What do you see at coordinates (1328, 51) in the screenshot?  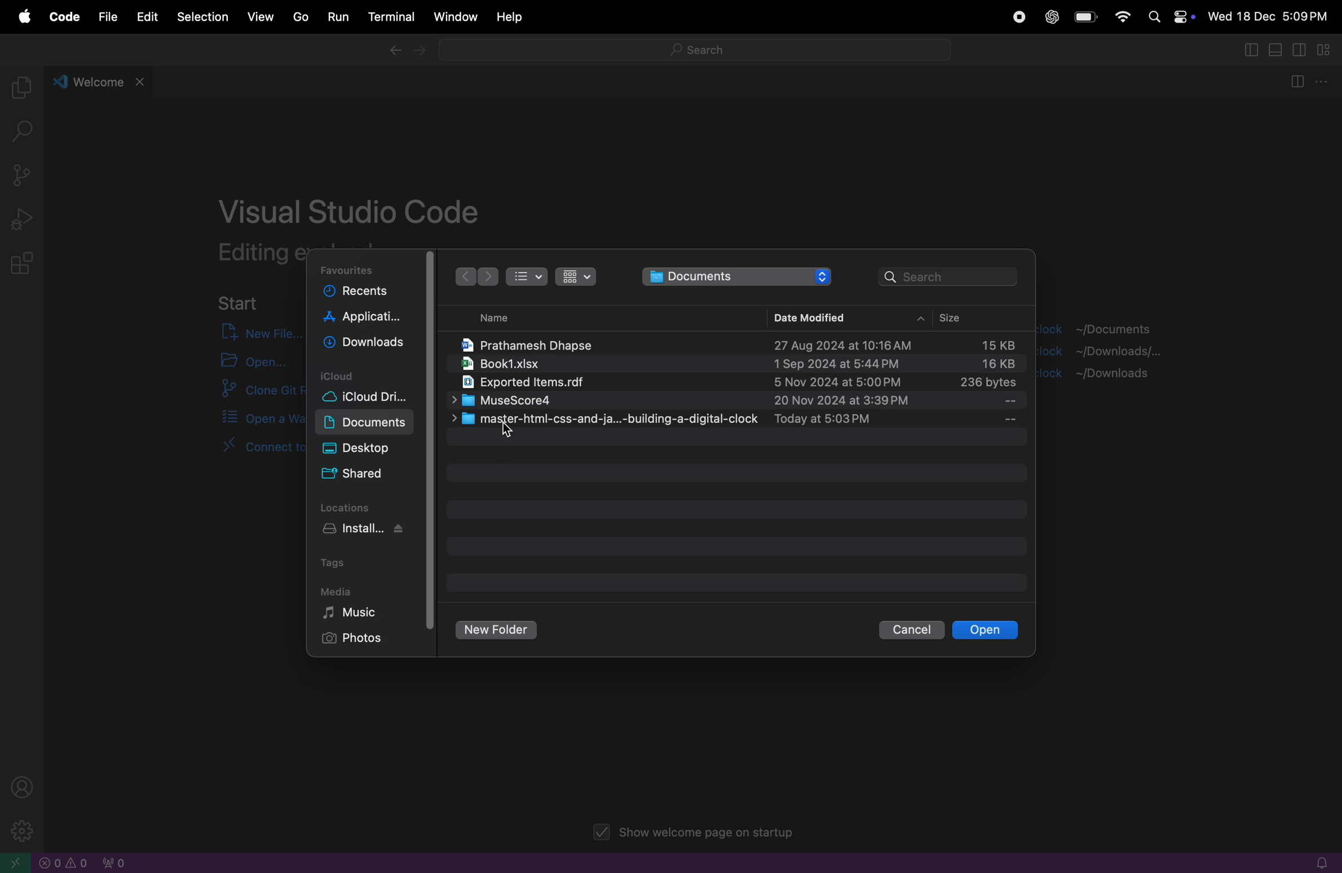 I see `customize layout` at bounding box center [1328, 51].